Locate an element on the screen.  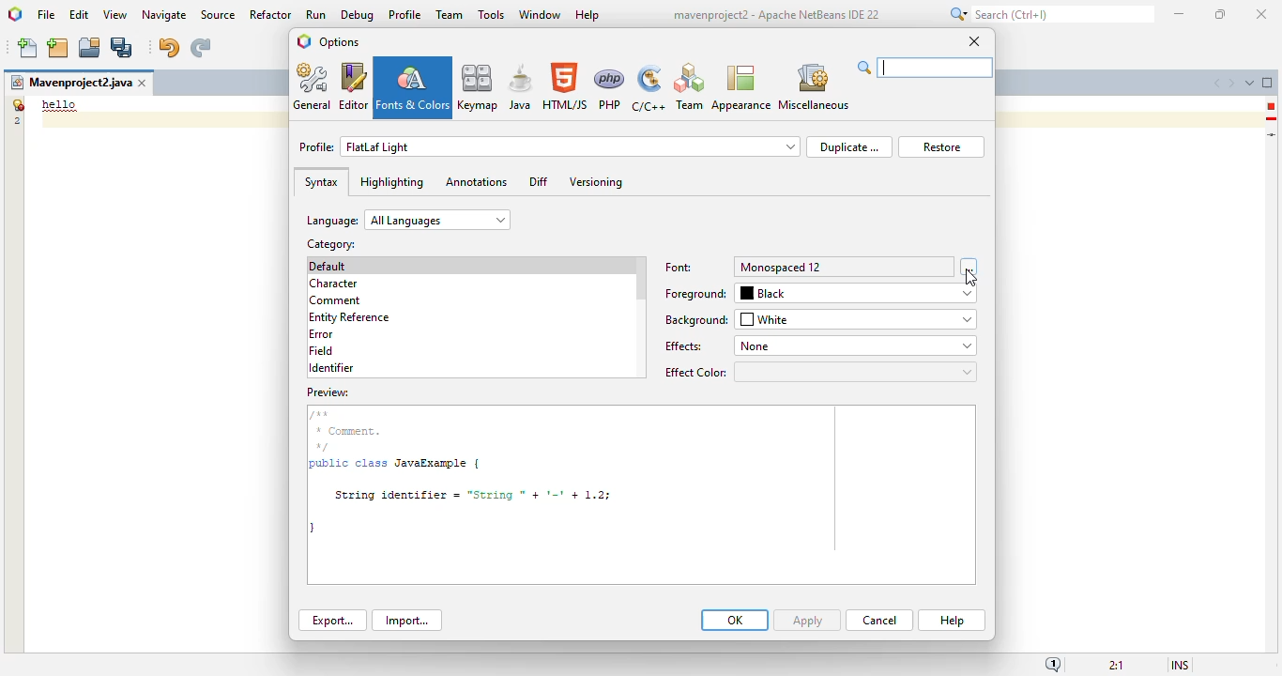
effect color:  is located at coordinates (819, 372).